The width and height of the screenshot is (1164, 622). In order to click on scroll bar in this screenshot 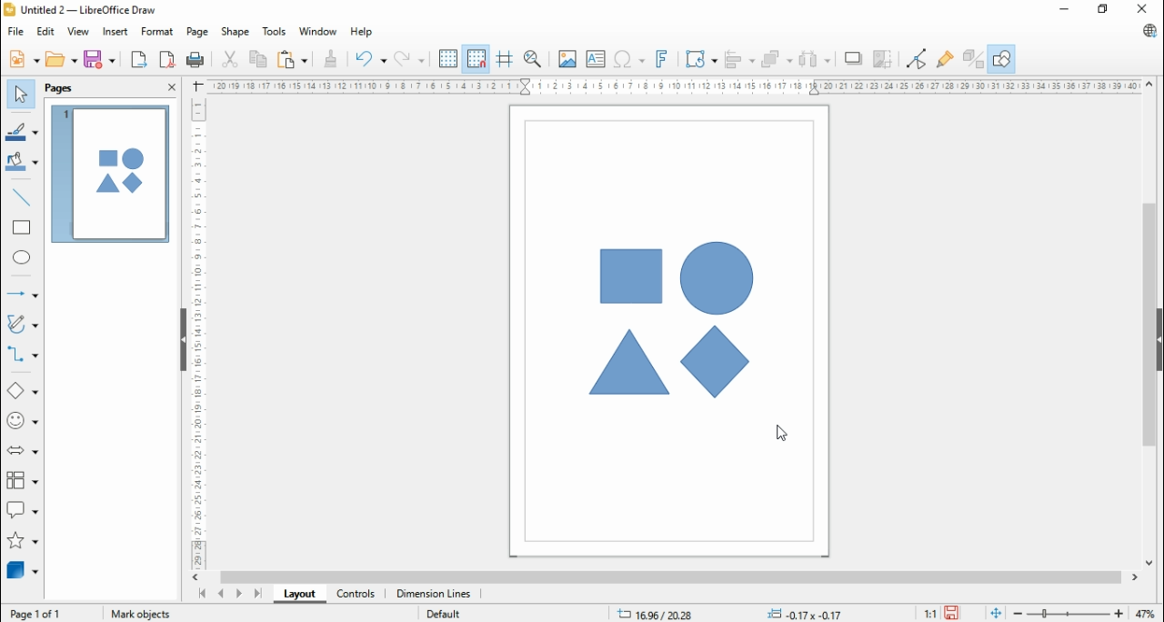, I will do `click(1149, 323)`.